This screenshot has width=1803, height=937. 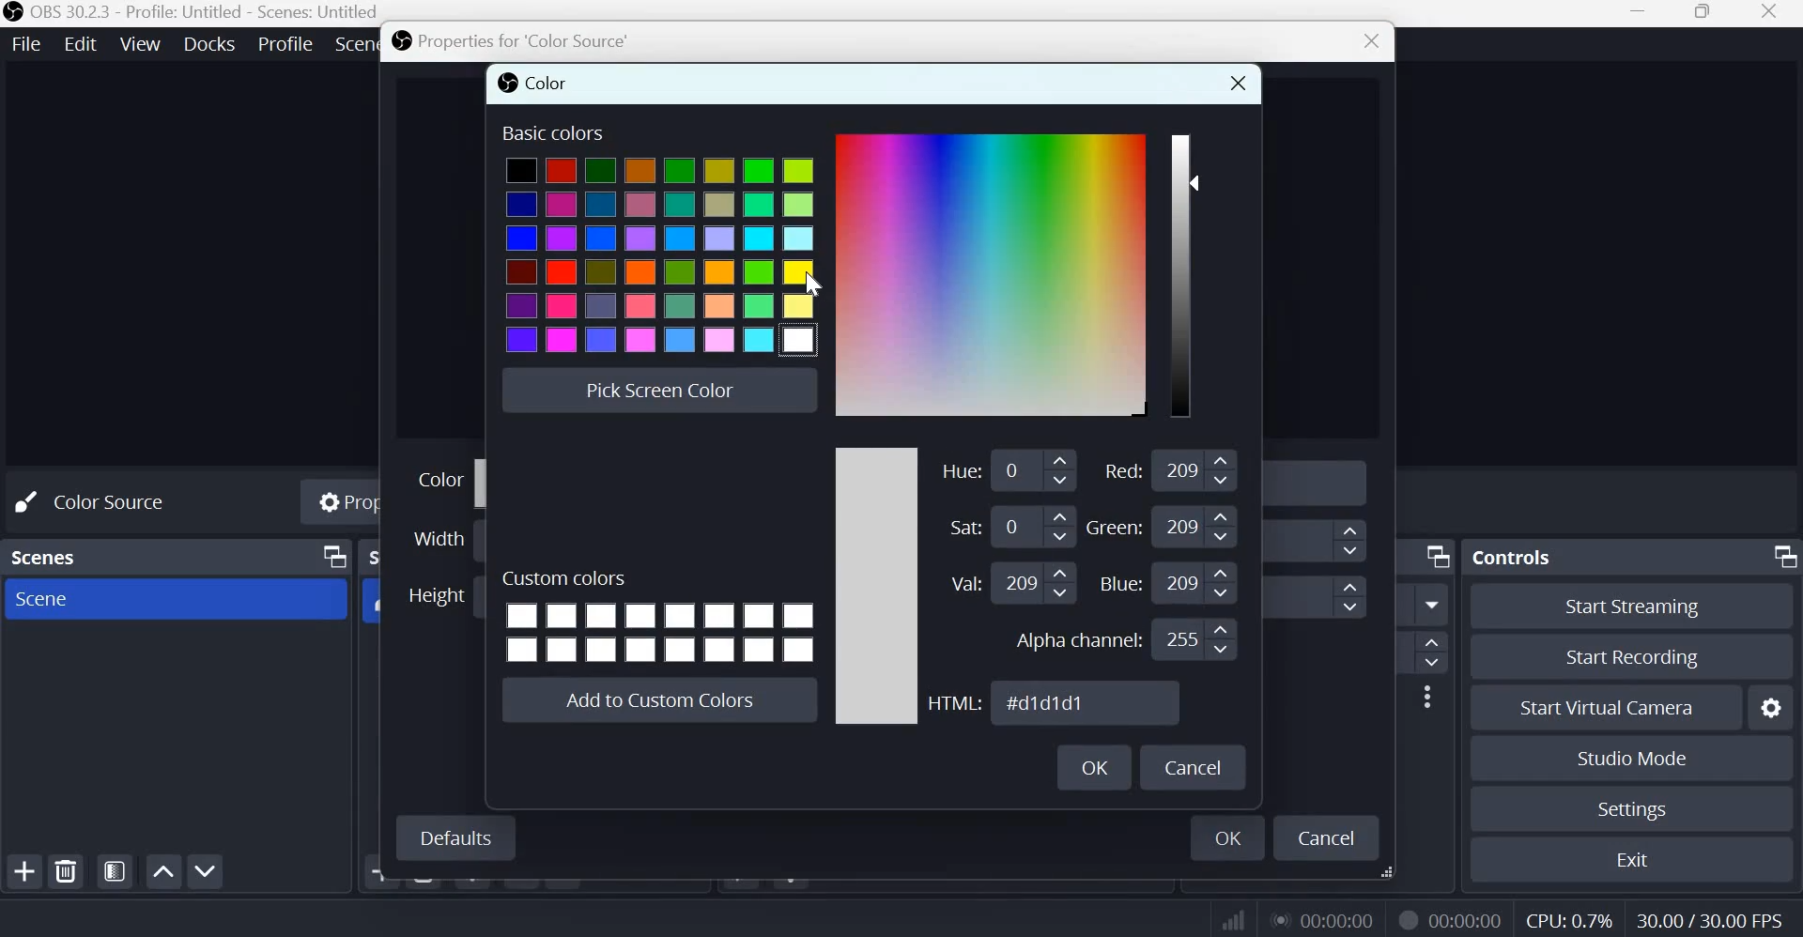 I want to click on Input, so click(x=1199, y=640).